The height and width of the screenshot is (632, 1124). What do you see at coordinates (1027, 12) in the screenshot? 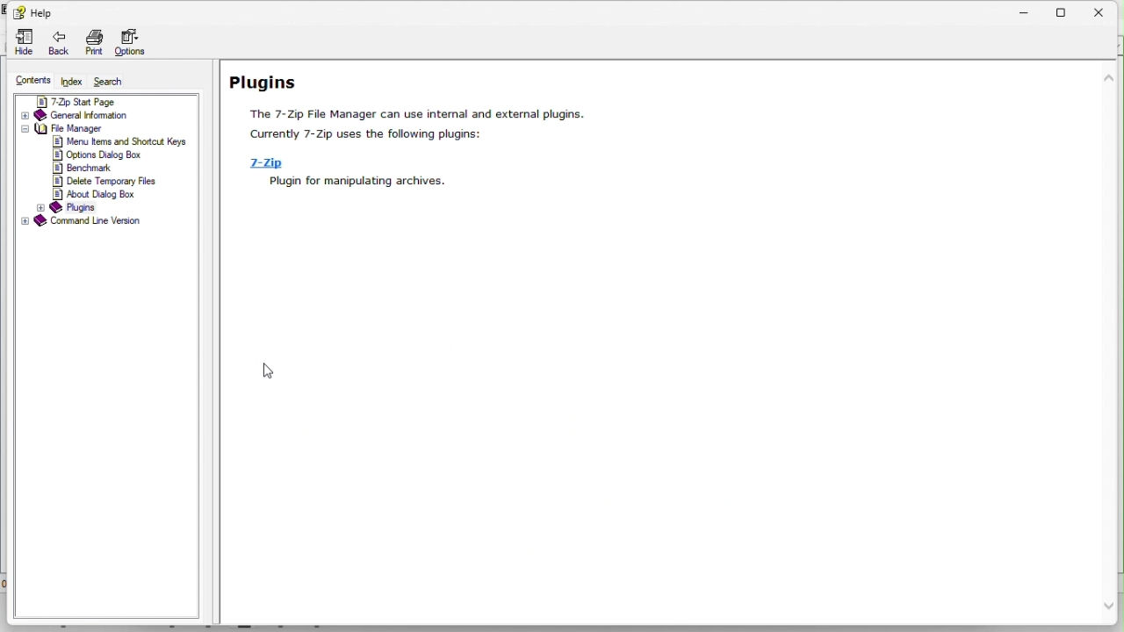
I see `Minimize` at bounding box center [1027, 12].